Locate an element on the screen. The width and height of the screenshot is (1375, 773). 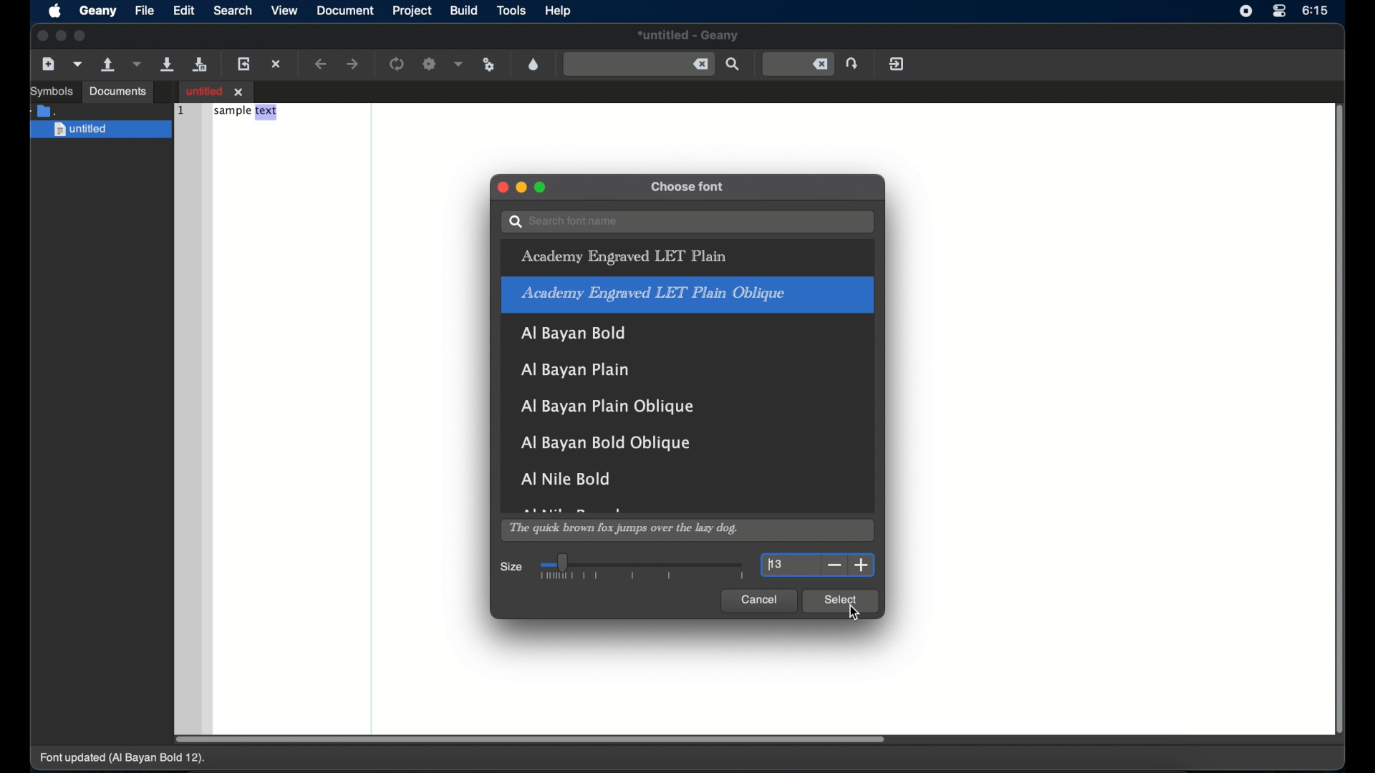
close is located at coordinates (501, 187).